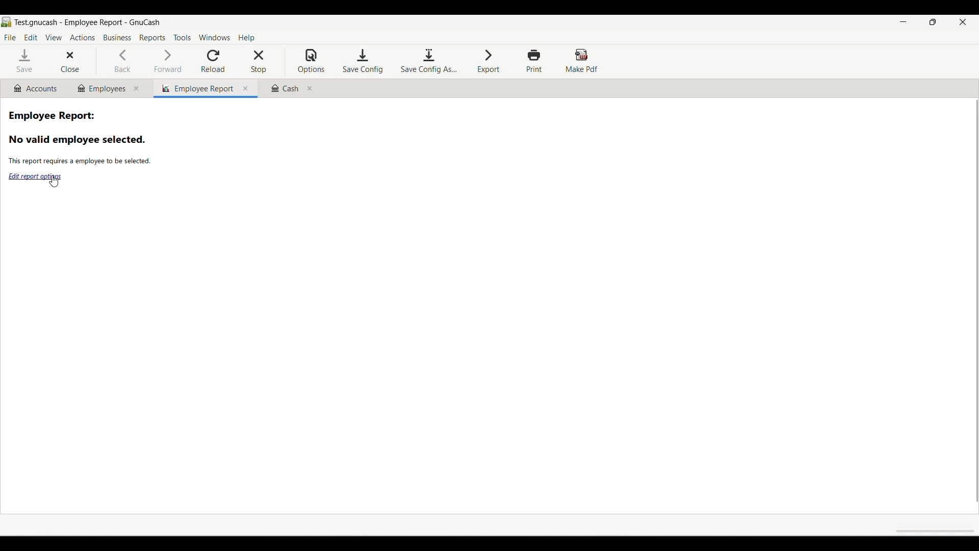 The width and height of the screenshot is (979, 551). Describe the element at coordinates (152, 38) in the screenshot. I see `Reports` at that location.